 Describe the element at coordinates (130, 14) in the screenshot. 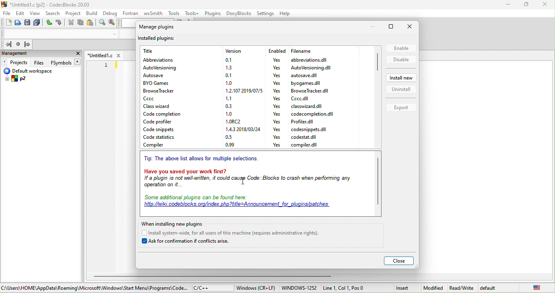

I see `fortran` at that location.